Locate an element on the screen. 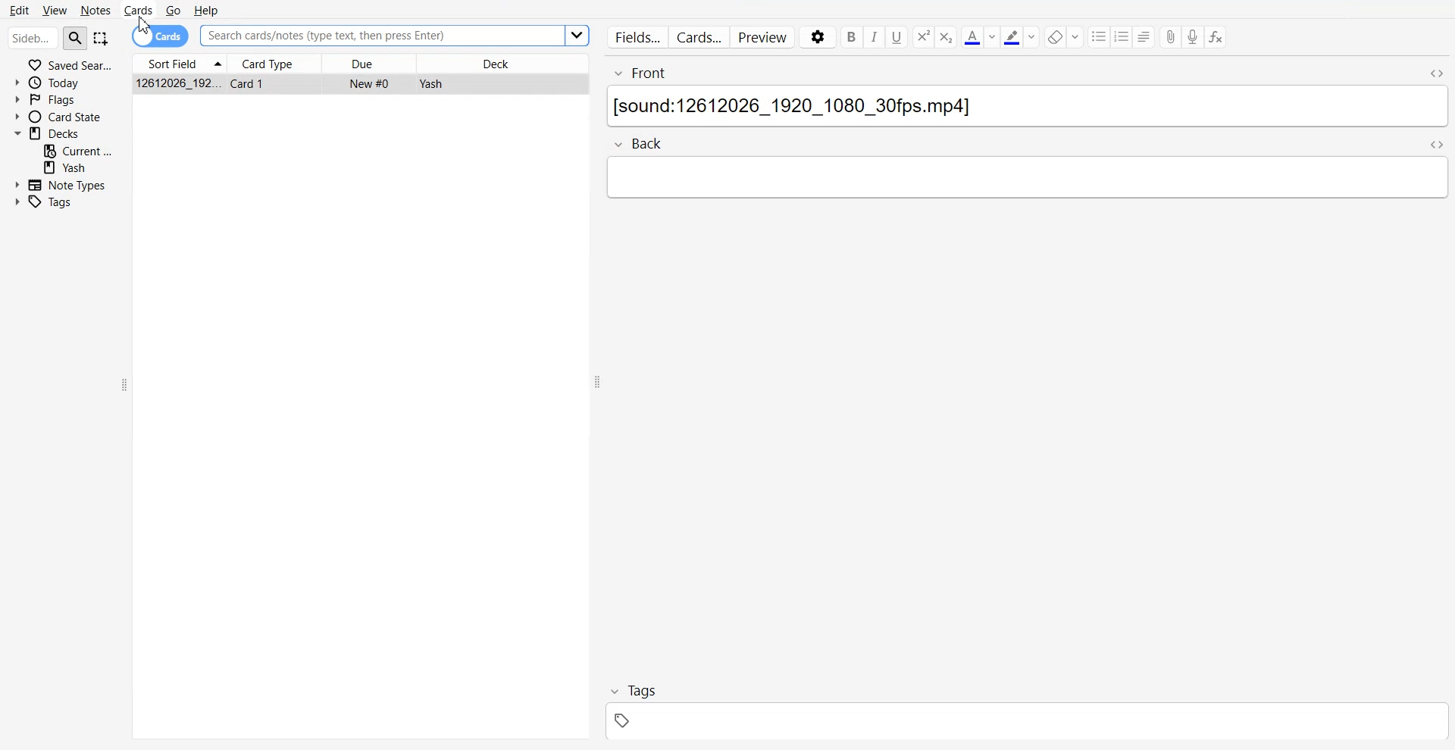 The width and height of the screenshot is (1455, 750). Current is located at coordinates (79, 150).